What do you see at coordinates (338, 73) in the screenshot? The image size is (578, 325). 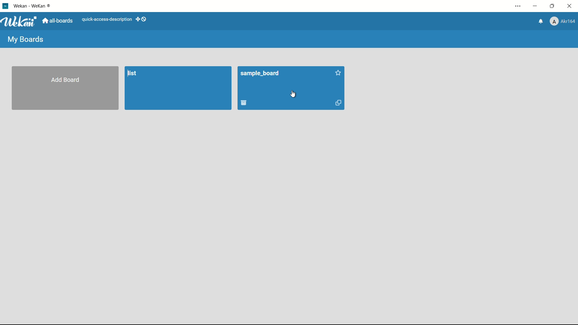 I see `star this board` at bounding box center [338, 73].